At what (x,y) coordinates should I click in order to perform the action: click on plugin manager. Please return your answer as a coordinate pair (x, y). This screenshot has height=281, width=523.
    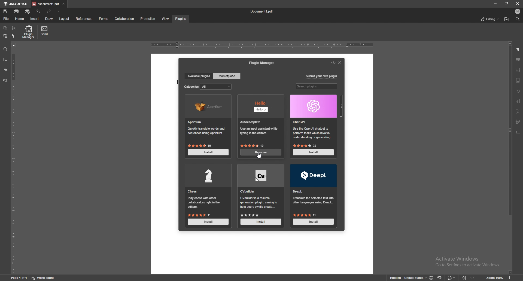
    Looking at the image, I should click on (261, 63).